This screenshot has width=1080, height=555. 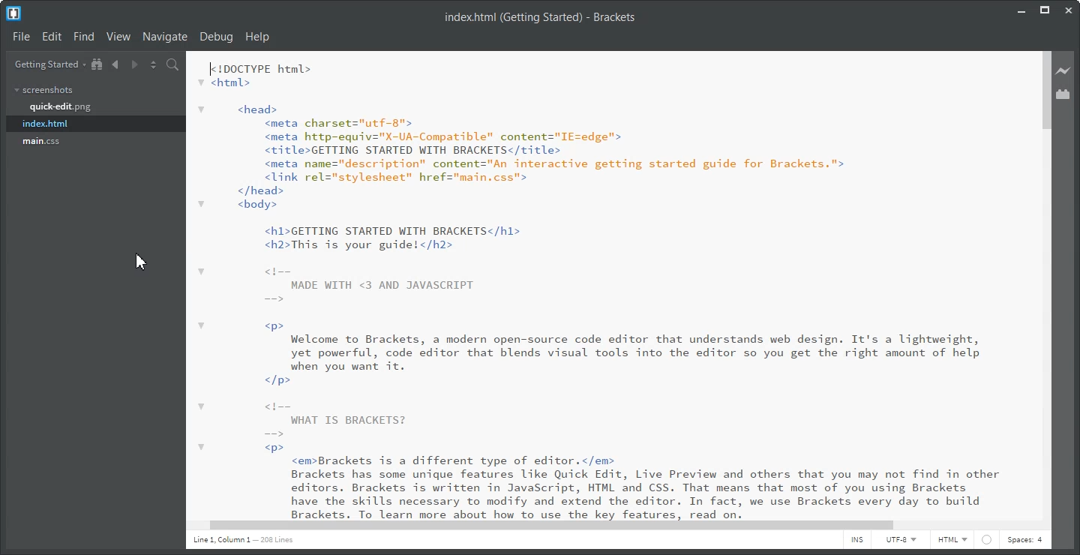 I want to click on Navigate, so click(x=166, y=37).